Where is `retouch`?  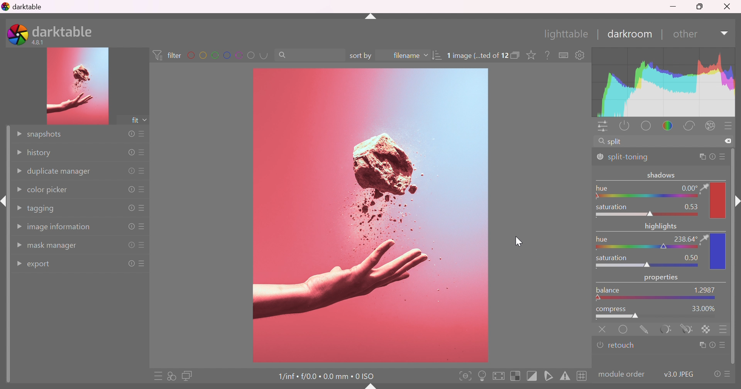 retouch is located at coordinates (621, 344).